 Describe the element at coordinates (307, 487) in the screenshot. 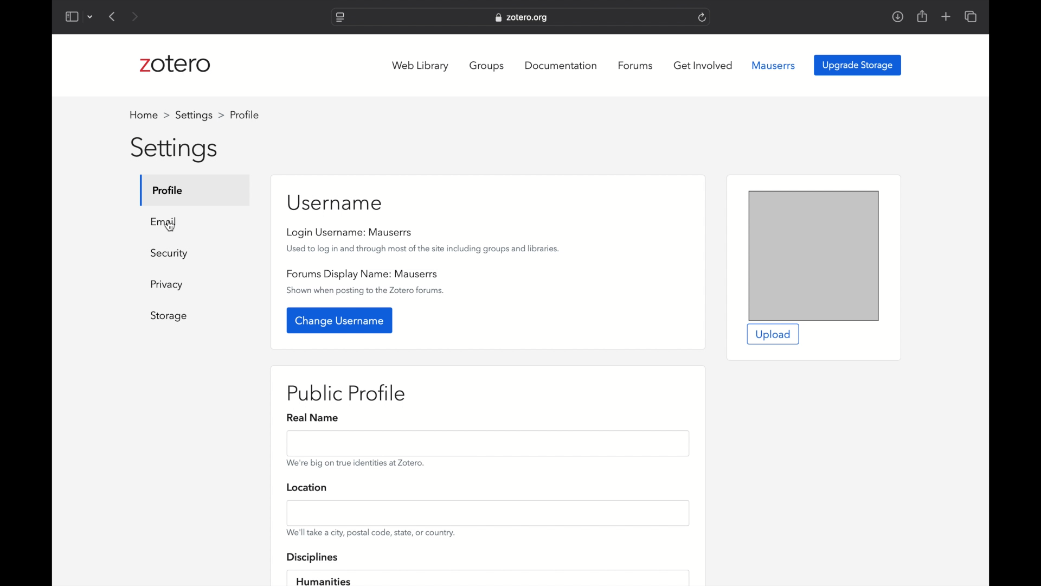

I see `location` at that location.